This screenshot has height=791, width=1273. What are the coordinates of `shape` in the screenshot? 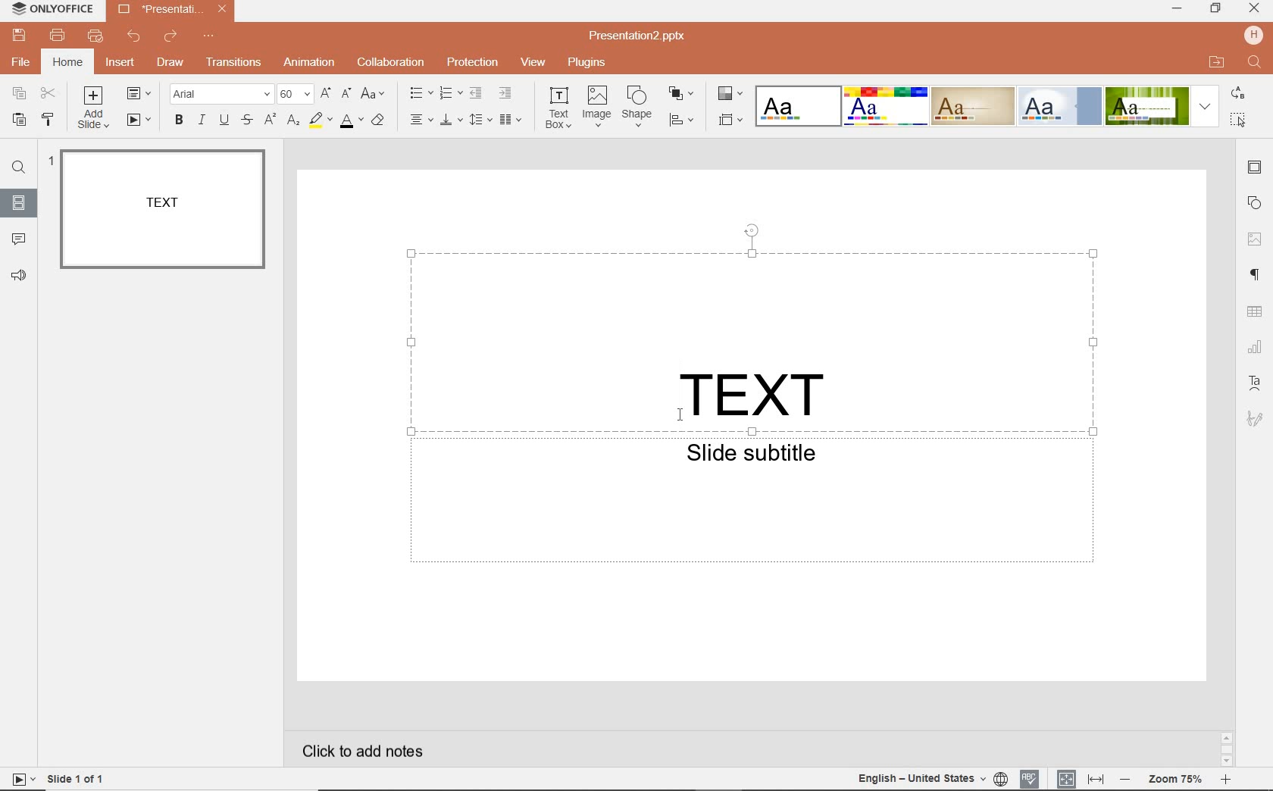 It's located at (639, 107).